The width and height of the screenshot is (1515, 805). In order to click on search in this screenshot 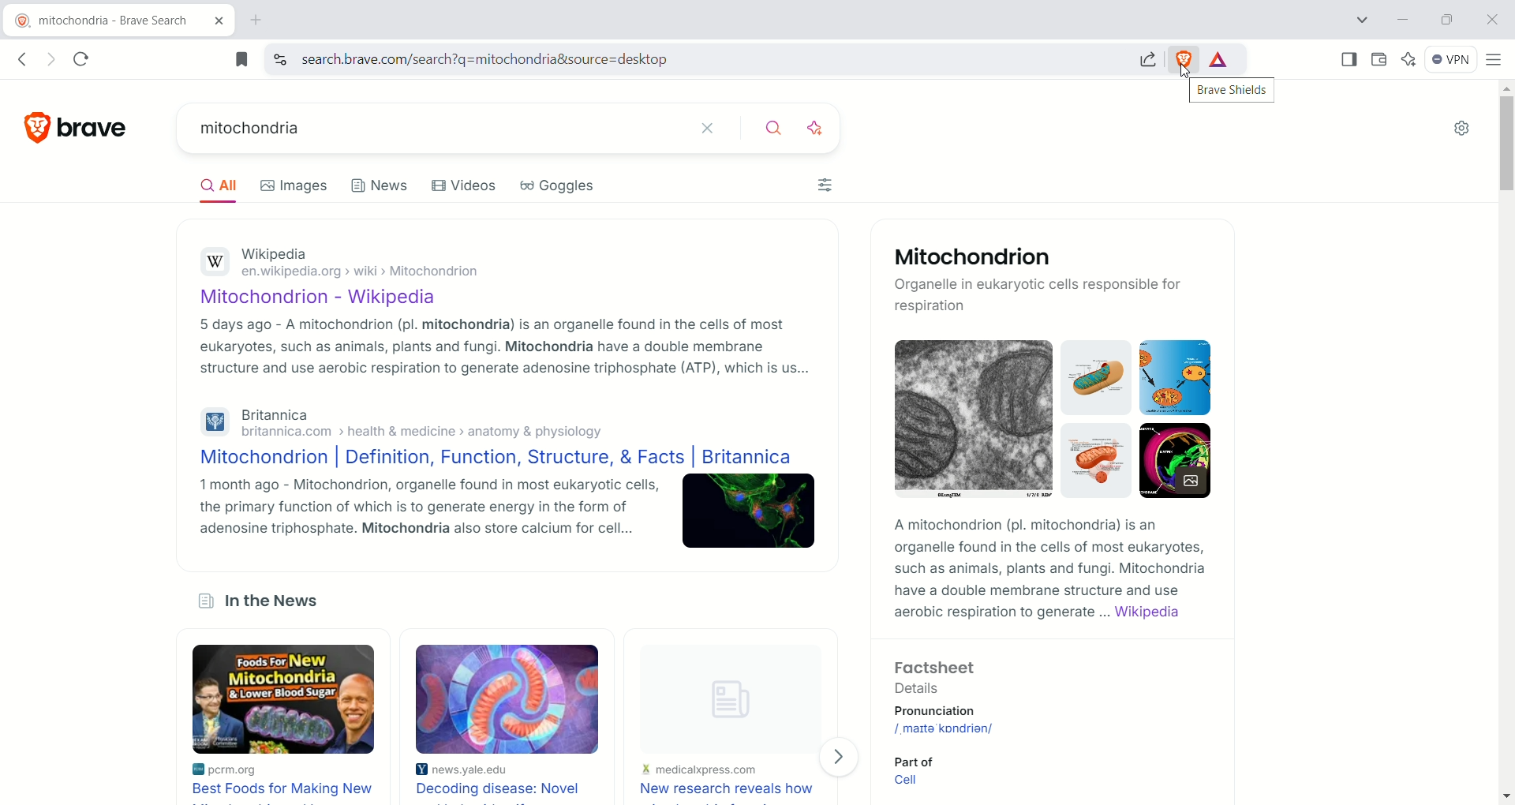, I will do `click(765, 126)`.